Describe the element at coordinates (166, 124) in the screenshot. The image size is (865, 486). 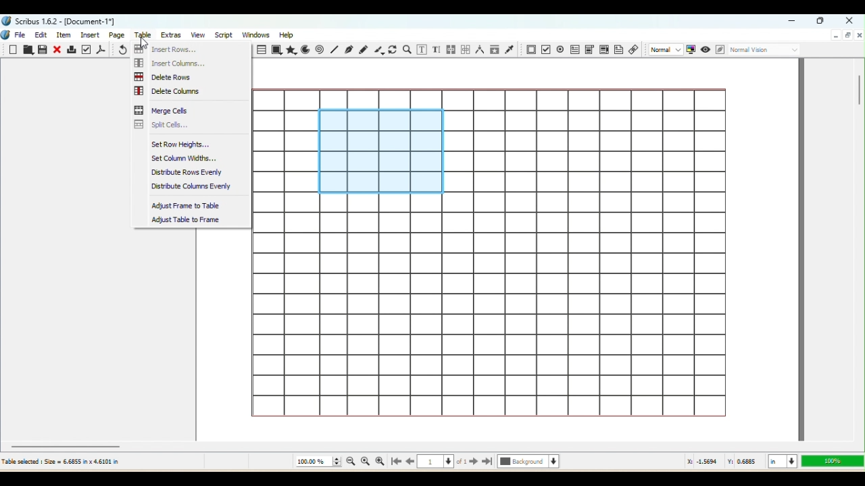
I see `Split cells` at that location.